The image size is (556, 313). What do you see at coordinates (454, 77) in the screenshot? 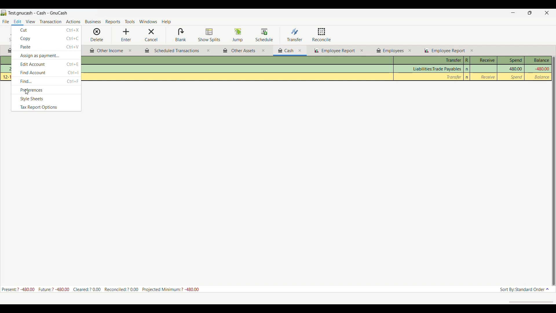
I see `Transfer column` at bounding box center [454, 77].